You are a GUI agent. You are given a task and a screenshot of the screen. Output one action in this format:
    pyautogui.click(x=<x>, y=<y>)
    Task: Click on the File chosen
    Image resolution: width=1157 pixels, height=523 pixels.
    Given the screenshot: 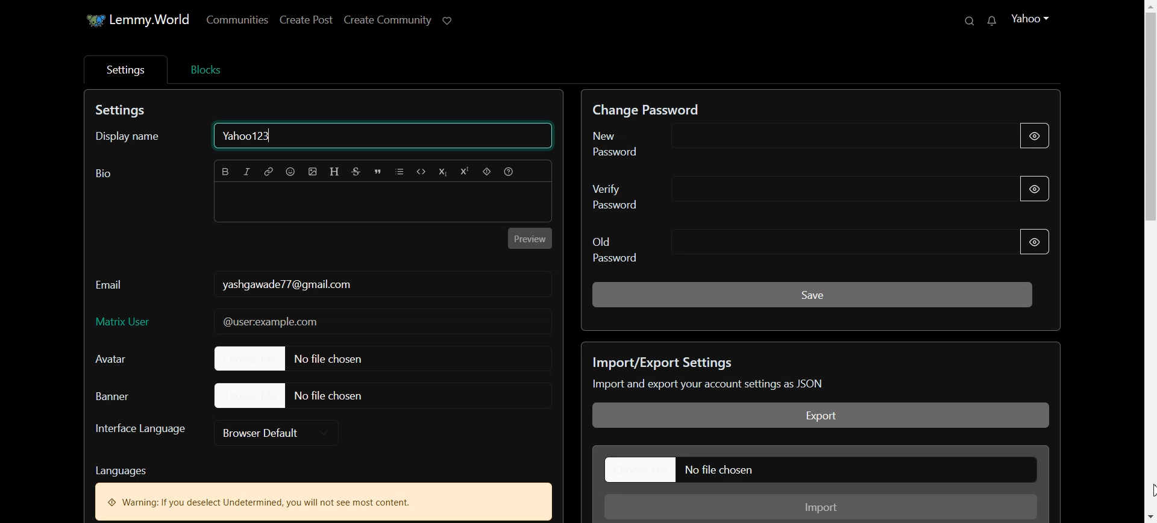 What is the action you would take?
    pyautogui.click(x=823, y=469)
    